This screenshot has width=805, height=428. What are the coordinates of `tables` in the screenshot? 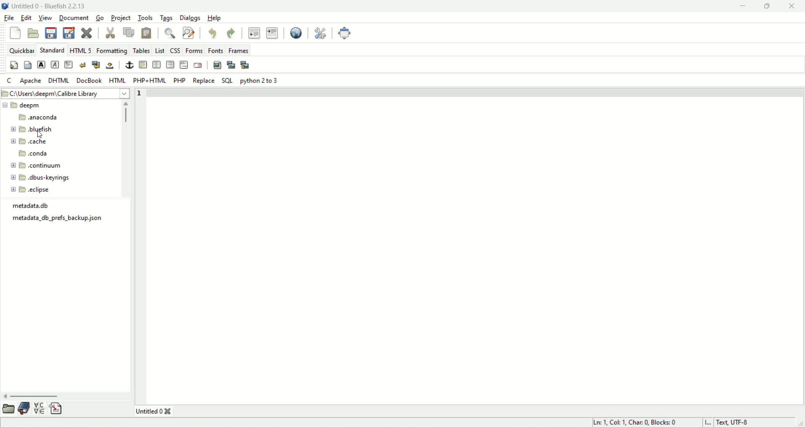 It's located at (141, 50).